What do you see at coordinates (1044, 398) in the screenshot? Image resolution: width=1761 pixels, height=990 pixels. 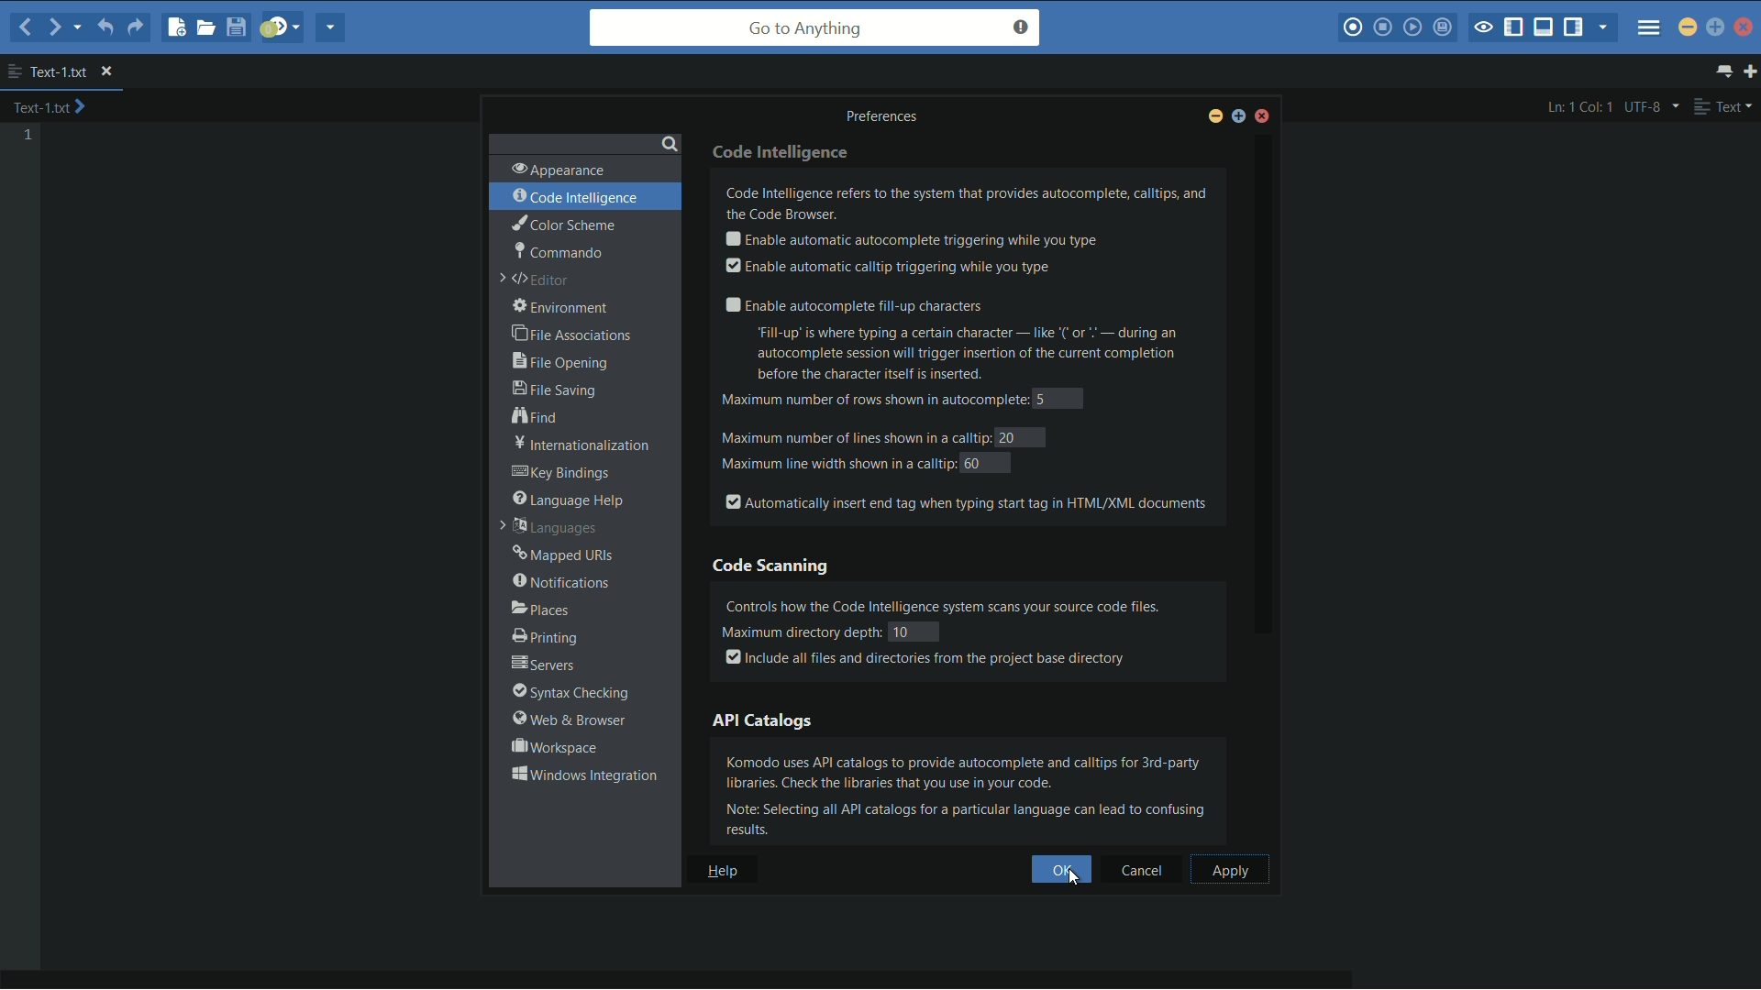 I see `5` at bounding box center [1044, 398].